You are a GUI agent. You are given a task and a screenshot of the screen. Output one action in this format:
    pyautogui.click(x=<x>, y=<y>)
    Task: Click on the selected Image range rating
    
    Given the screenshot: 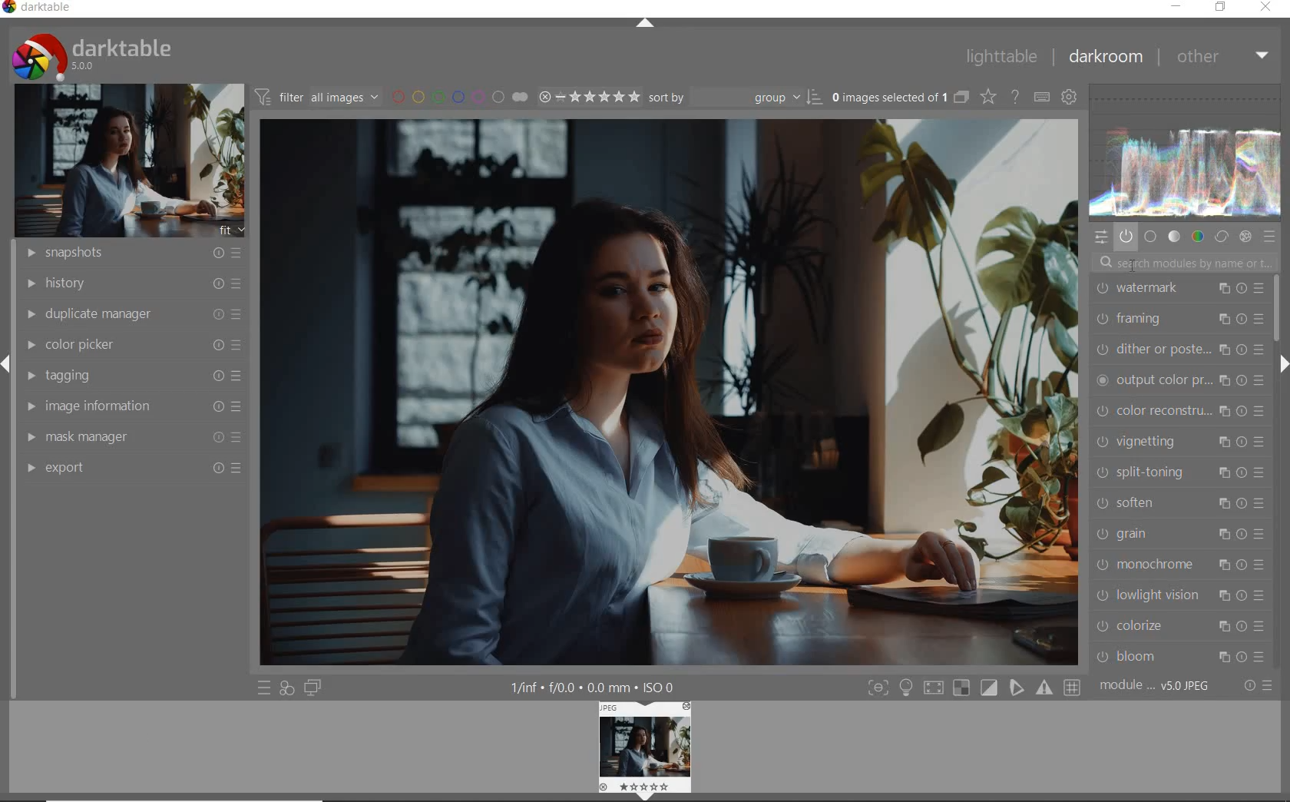 What is the action you would take?
    pyautogui.click(x=590, y=97)
    